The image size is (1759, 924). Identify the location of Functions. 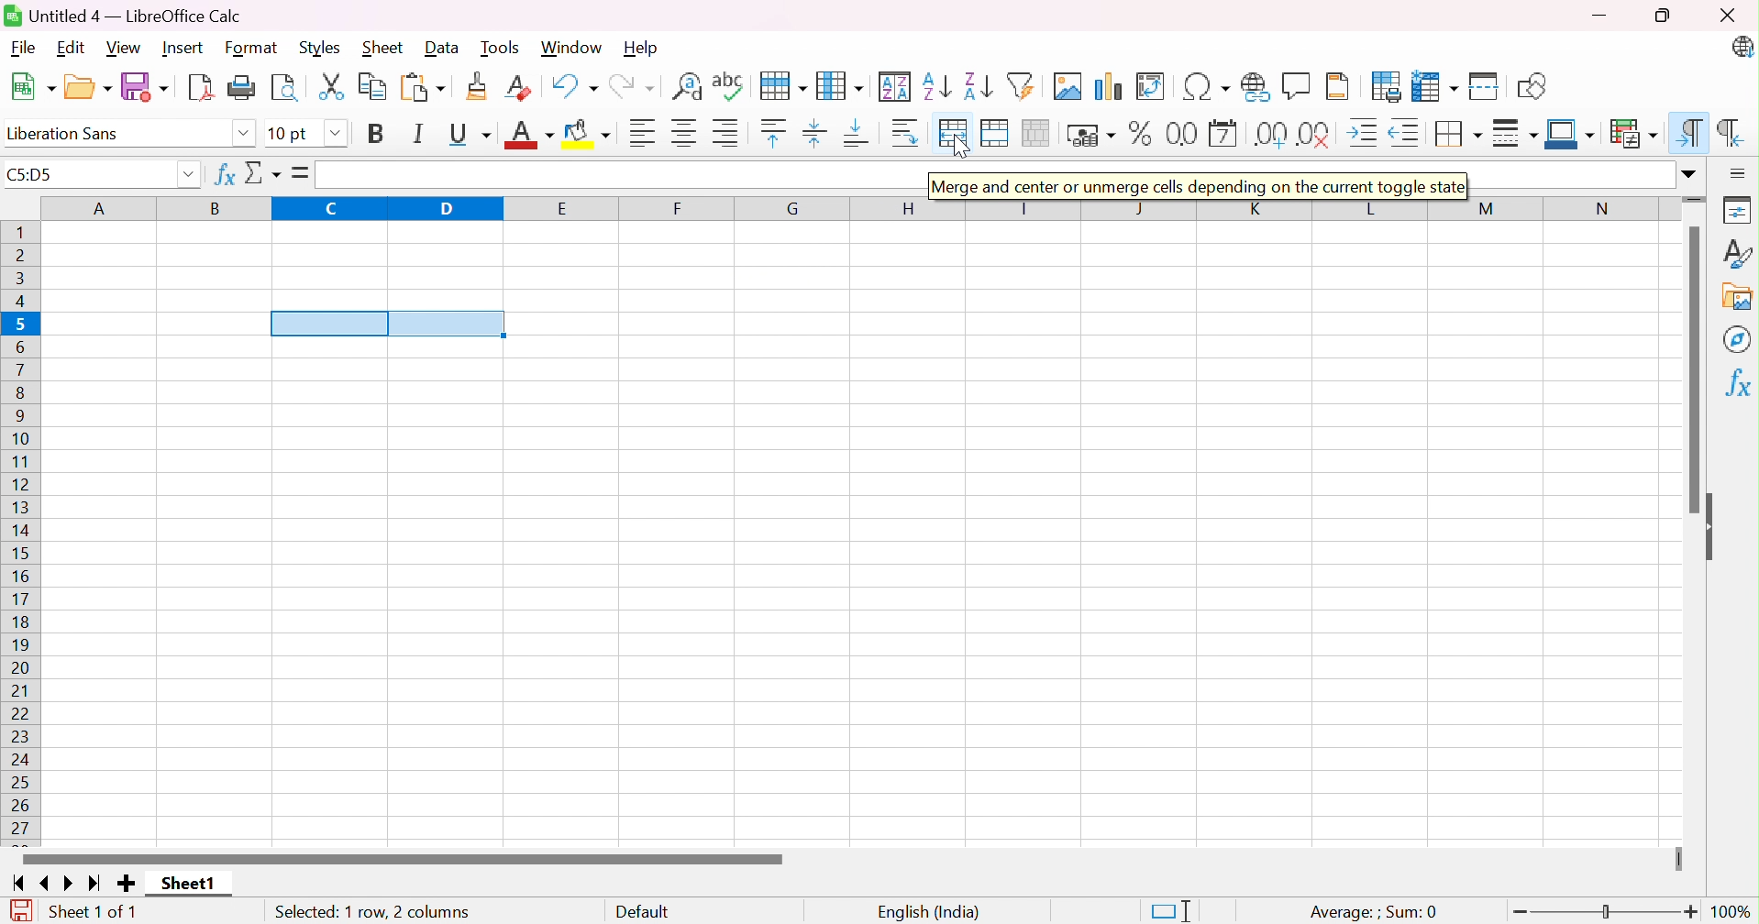
(1735, 383).